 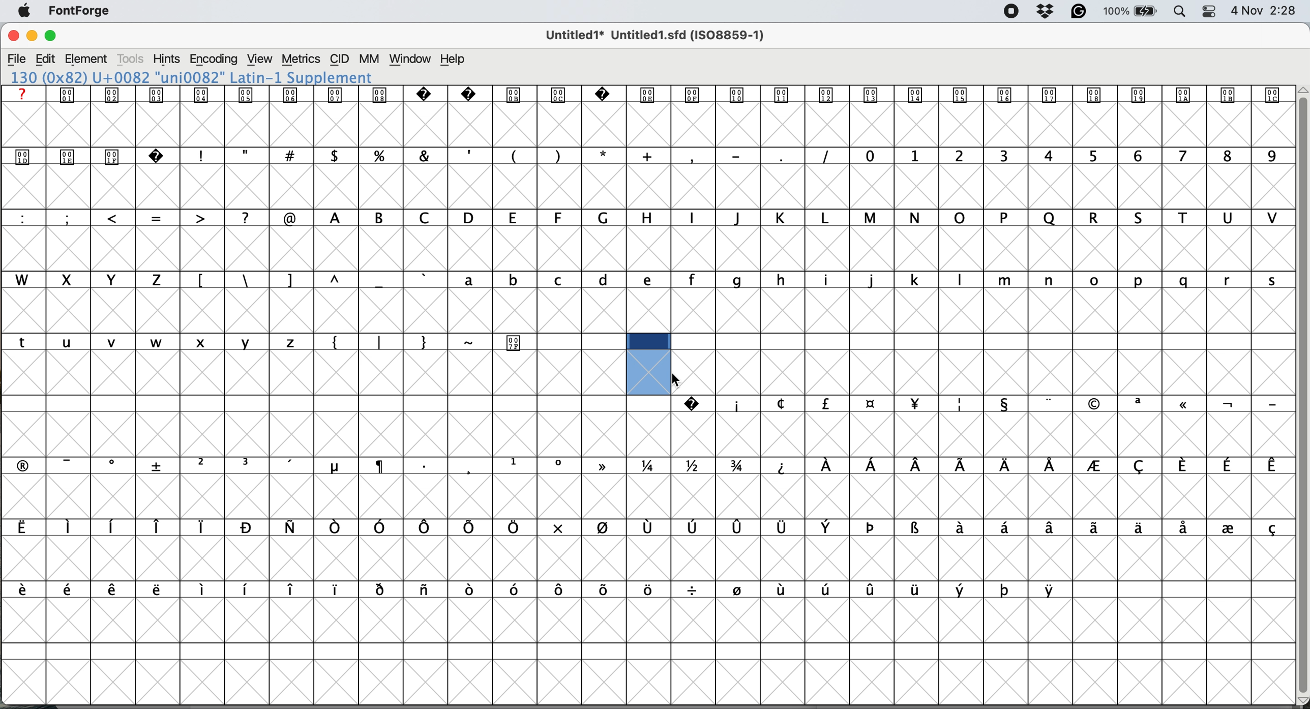 I want to click on Punctuation marks, mathemaical, currency symbols and grouping symbol Glyph, so click(x=315, y=155).